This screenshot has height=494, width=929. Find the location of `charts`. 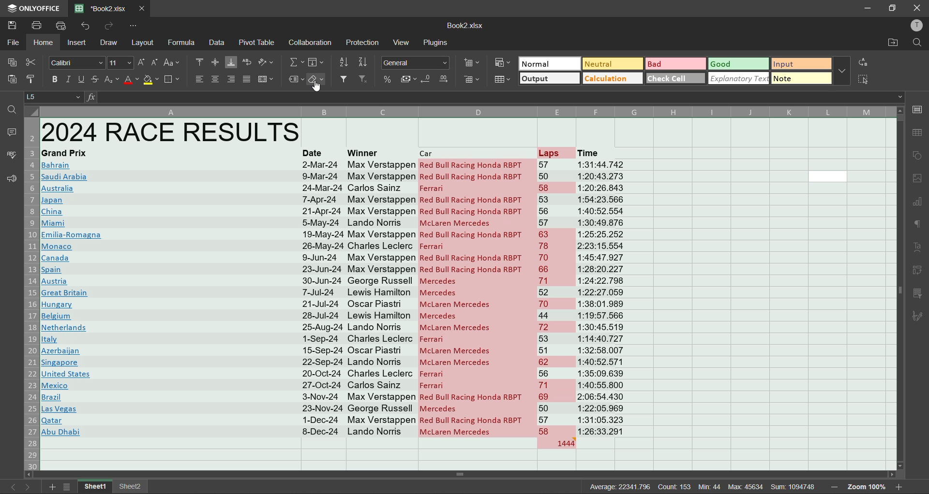

charts is located at coordinates (917, 203).